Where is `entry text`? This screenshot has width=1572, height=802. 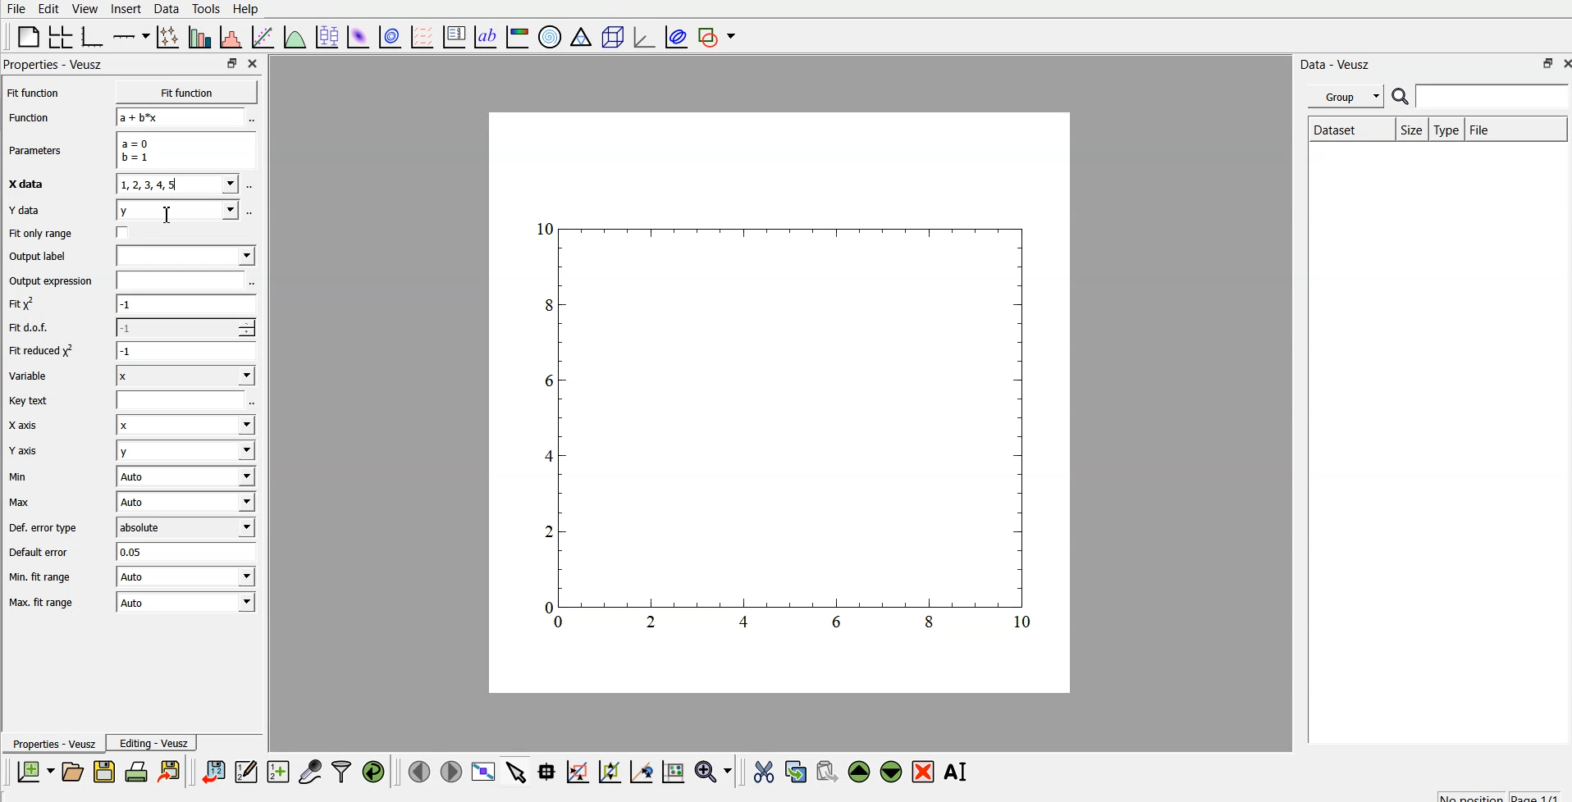
entry text is located at coordinates (186, 403).